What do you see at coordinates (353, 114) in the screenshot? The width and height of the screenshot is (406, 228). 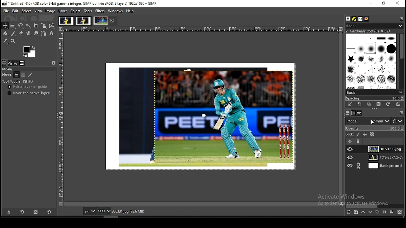 I see `channels` at bounding box center [353, 114].